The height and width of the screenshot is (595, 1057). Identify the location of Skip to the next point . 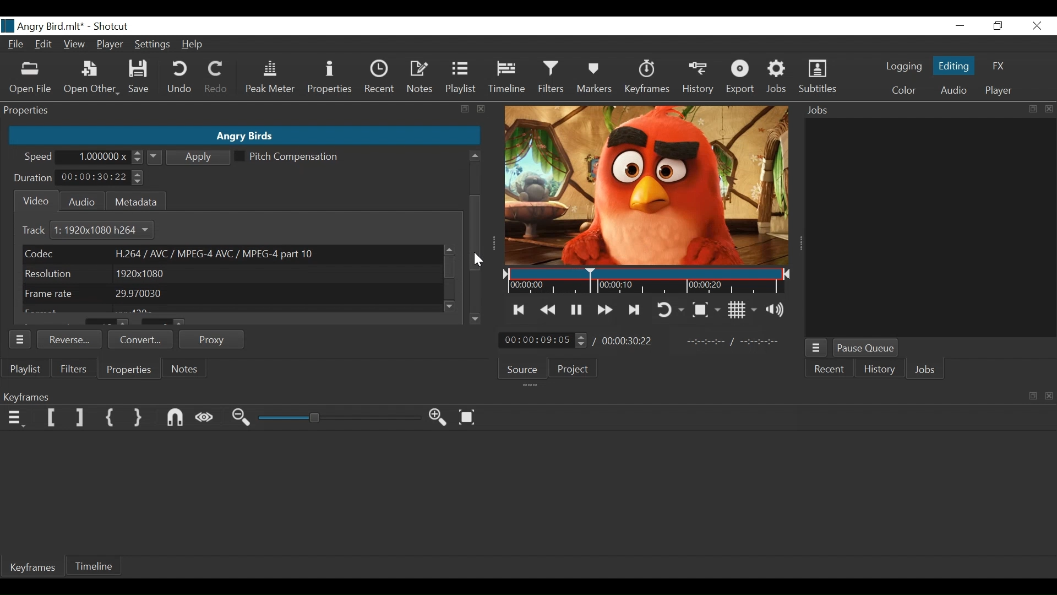
(635, 310).